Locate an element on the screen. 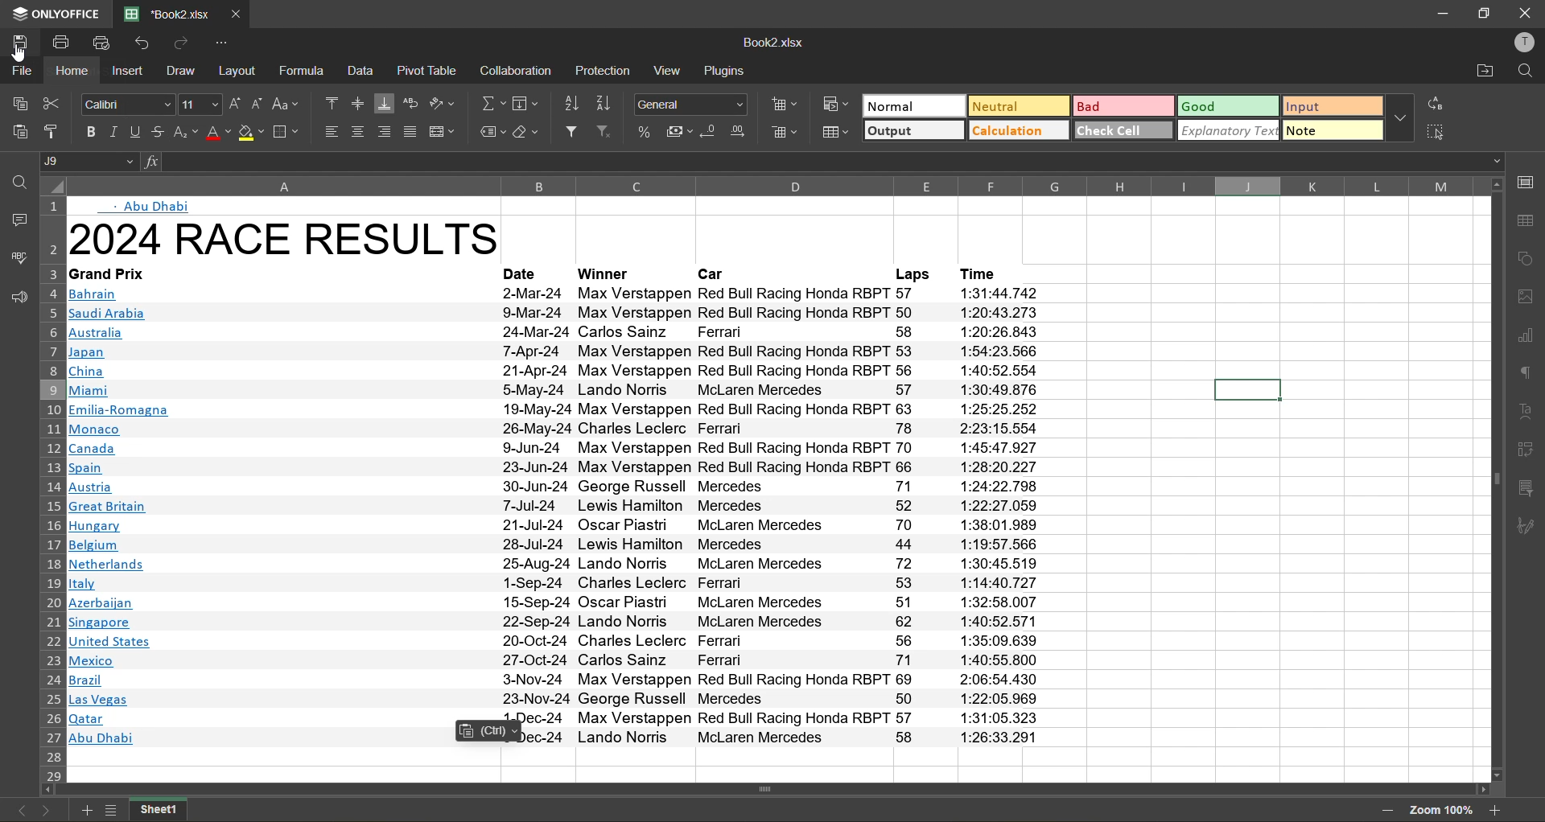 The width and height of the screenshot is (1545, 822). formula bar is located at coordinates (825, 162).